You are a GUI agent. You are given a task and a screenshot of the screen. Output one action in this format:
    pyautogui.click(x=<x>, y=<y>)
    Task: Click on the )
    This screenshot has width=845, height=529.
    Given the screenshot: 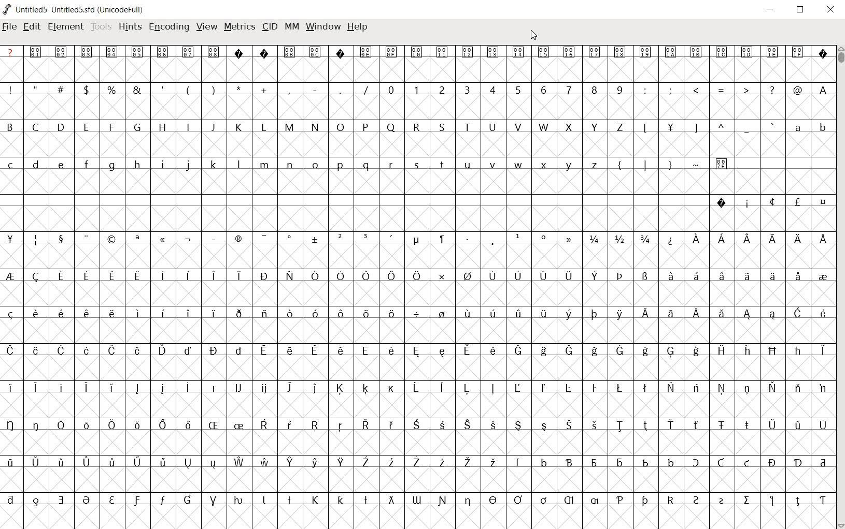 What is the action you would take?
    pyautogui.click(x=215, y=89)
    